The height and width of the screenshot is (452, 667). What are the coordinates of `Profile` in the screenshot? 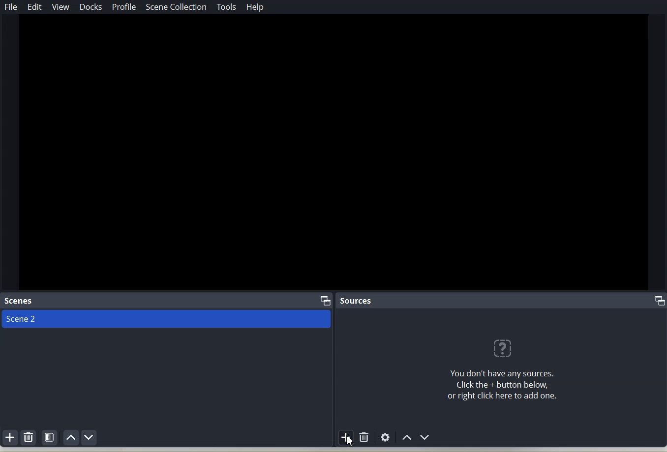 It's located at (123, 8).